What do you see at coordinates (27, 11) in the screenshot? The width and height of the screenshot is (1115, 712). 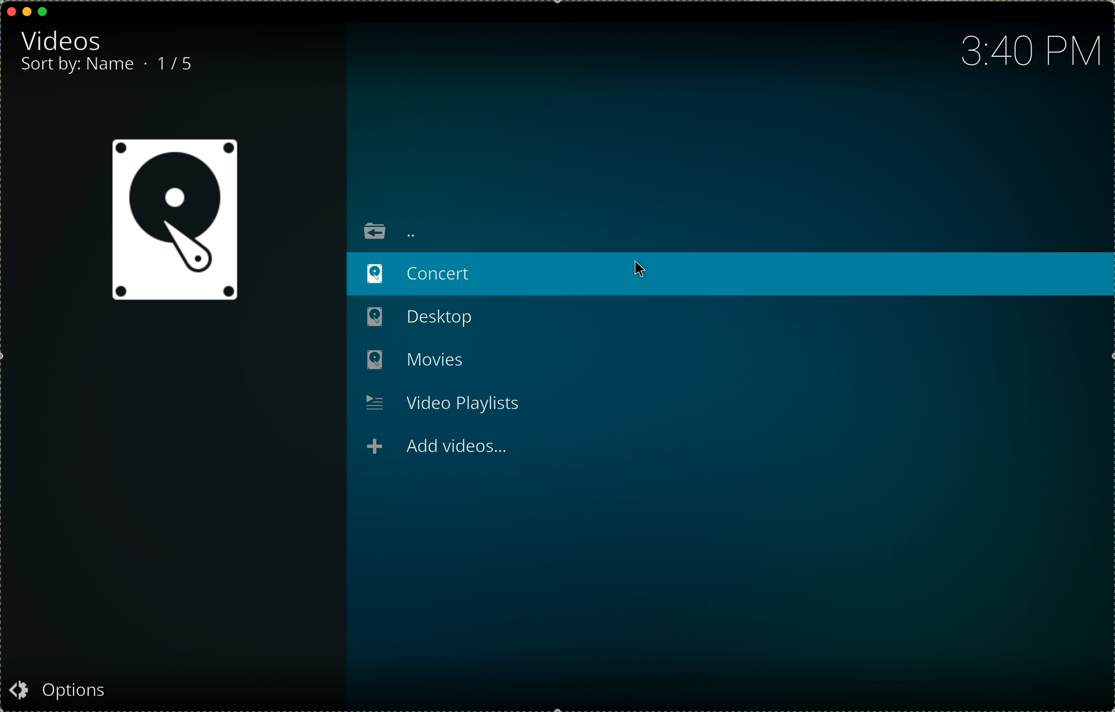 I see `minimise` at bounding box center [27, 11].